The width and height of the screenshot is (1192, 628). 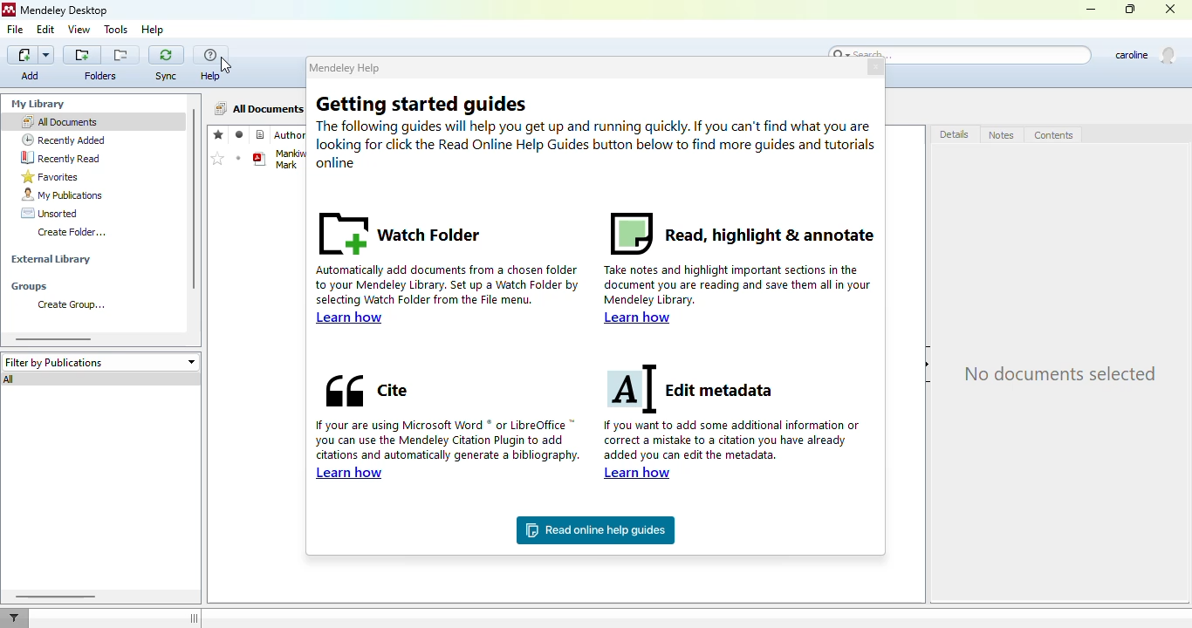 I want to click on reference type, so click(x=261, y=134).